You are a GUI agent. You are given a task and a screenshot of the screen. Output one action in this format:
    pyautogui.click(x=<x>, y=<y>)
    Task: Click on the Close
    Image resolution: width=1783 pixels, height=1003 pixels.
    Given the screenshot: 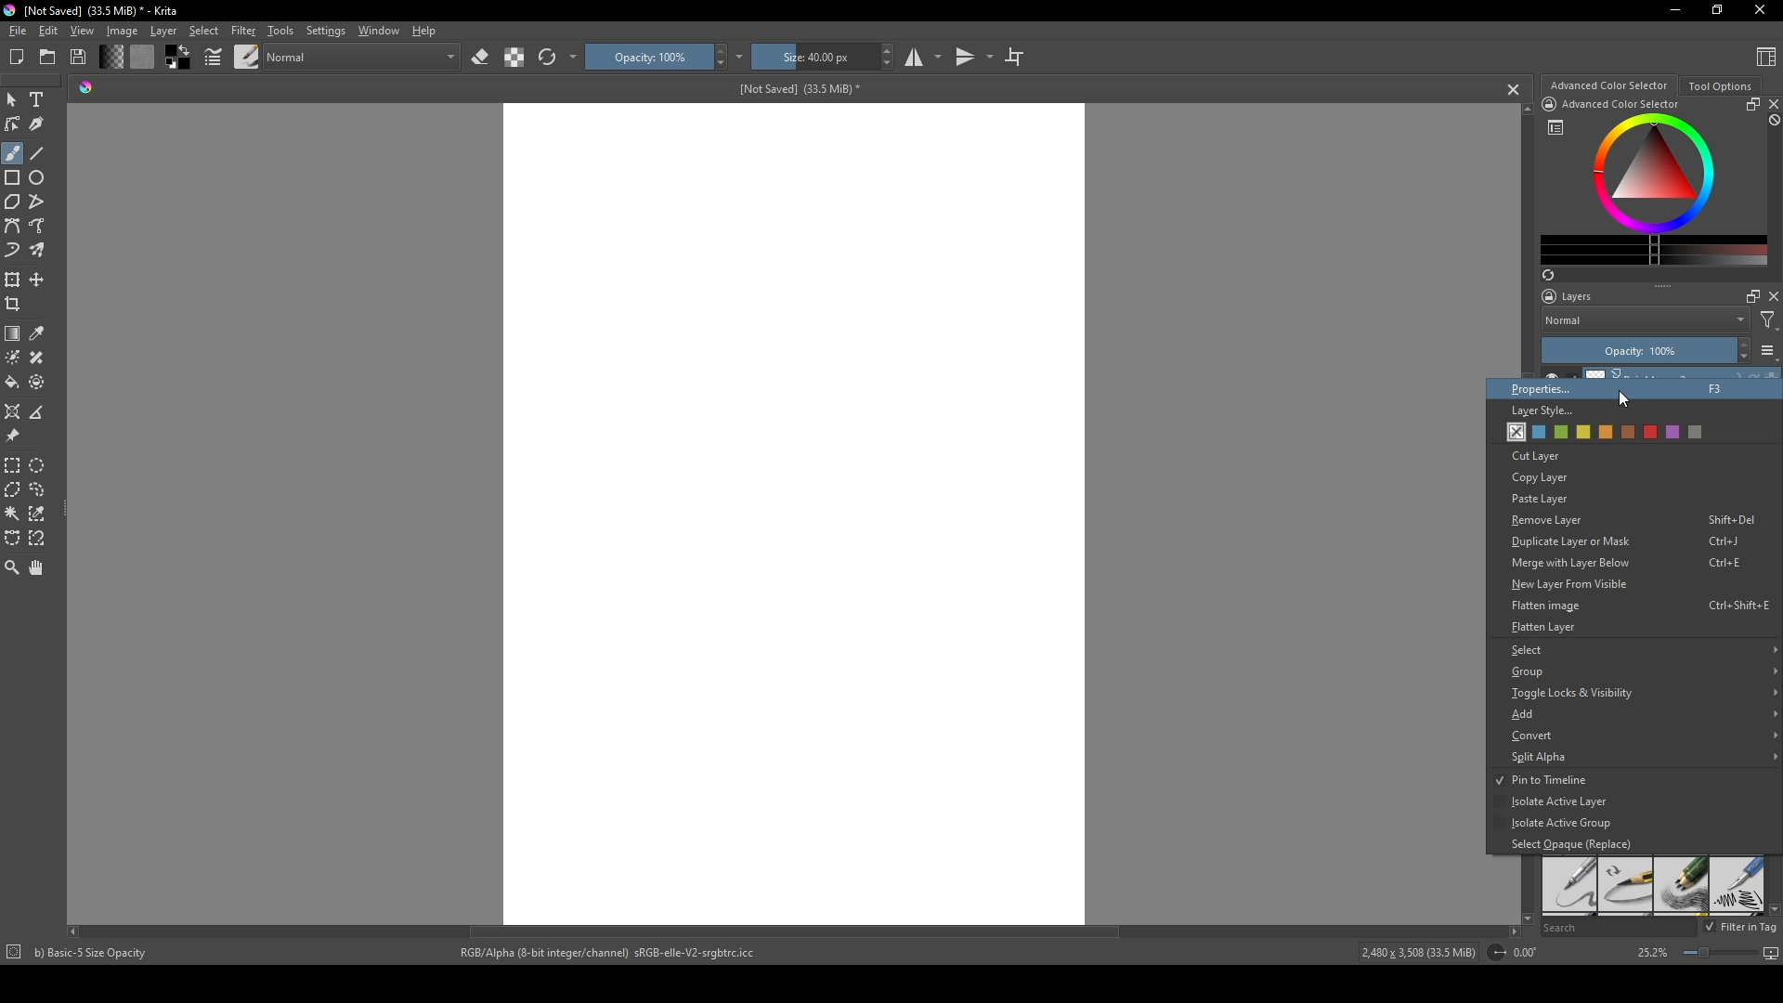 What is the action you would take?
    pyautogui.click(x=1756, y=11)
    